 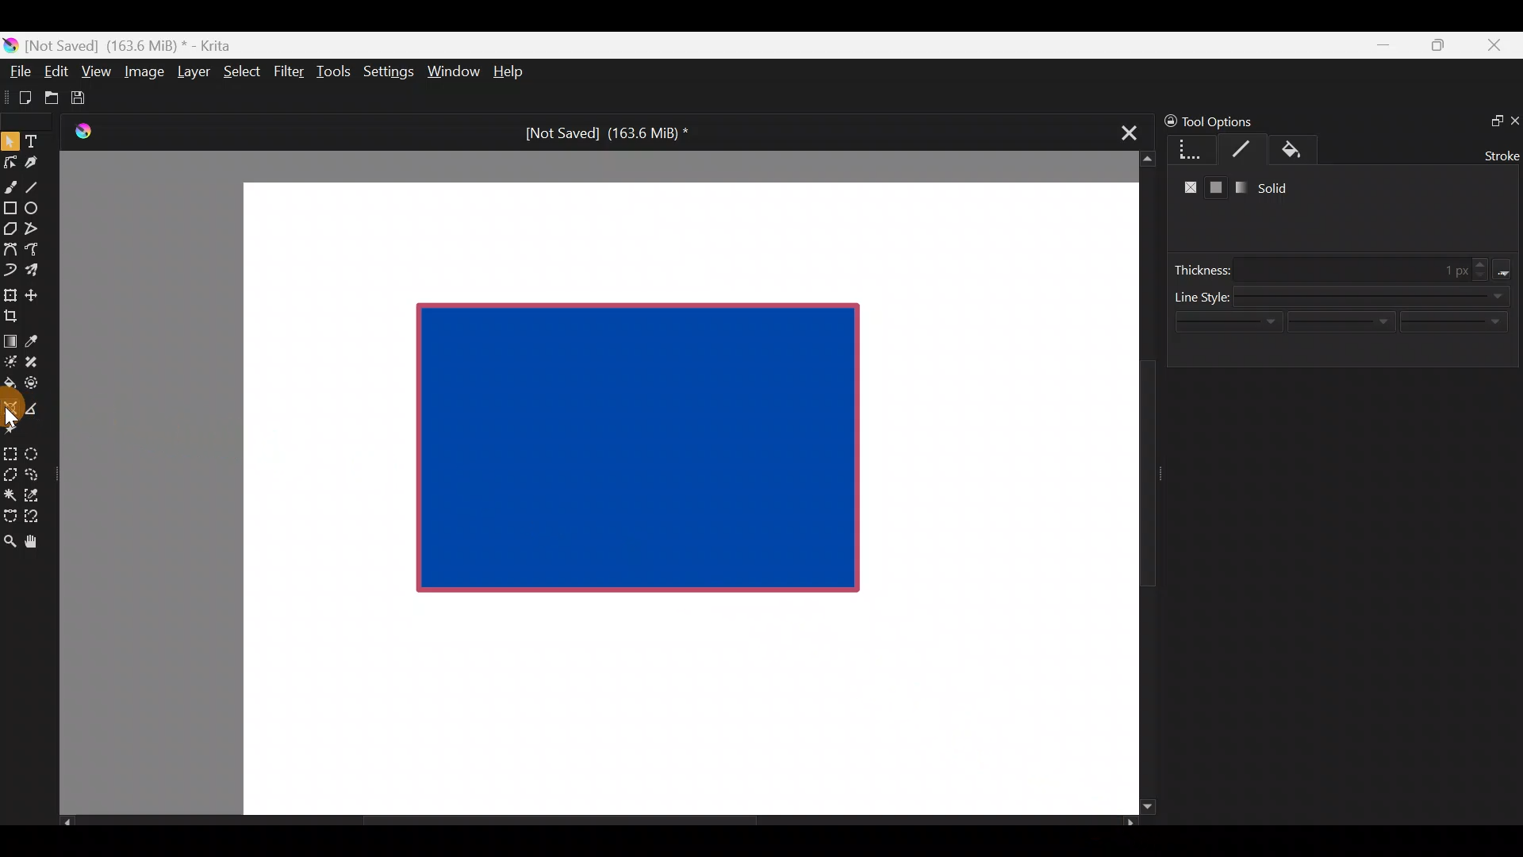 What do you see at coordinates (10, 143) in the screenshot?
I see `Select shapes tool` at bounding box center [10, 143].